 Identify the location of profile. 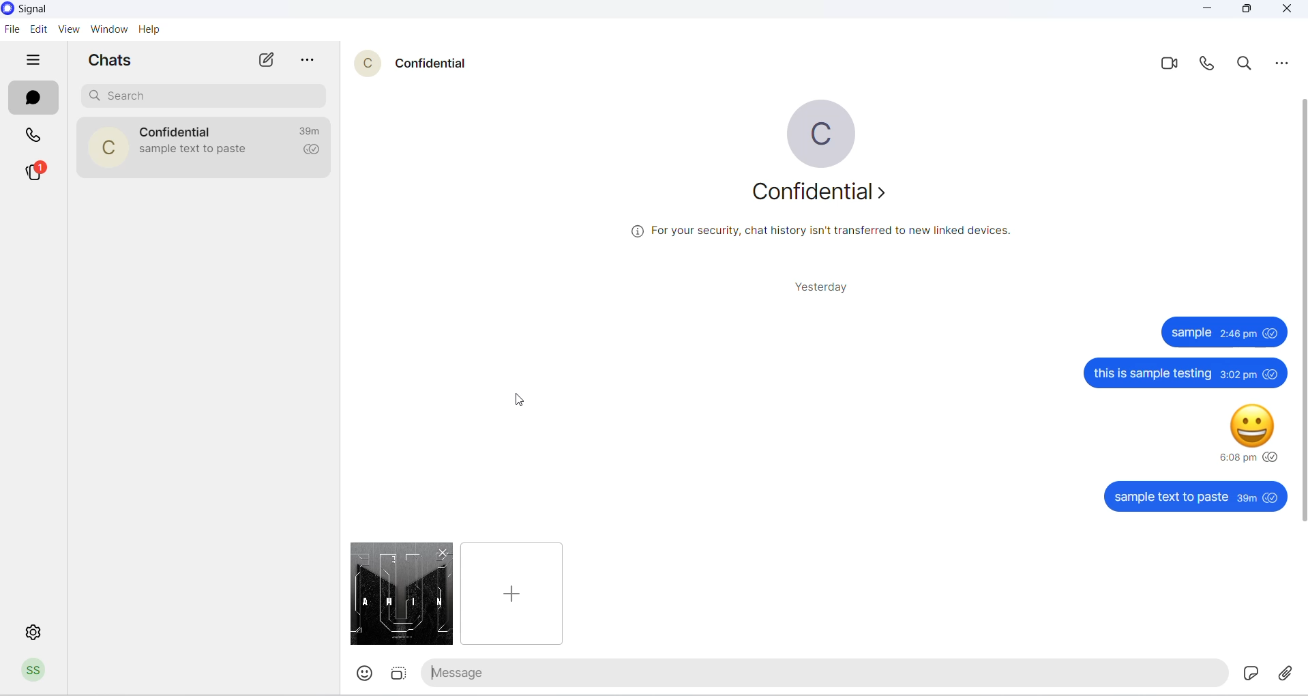
(35, 673).